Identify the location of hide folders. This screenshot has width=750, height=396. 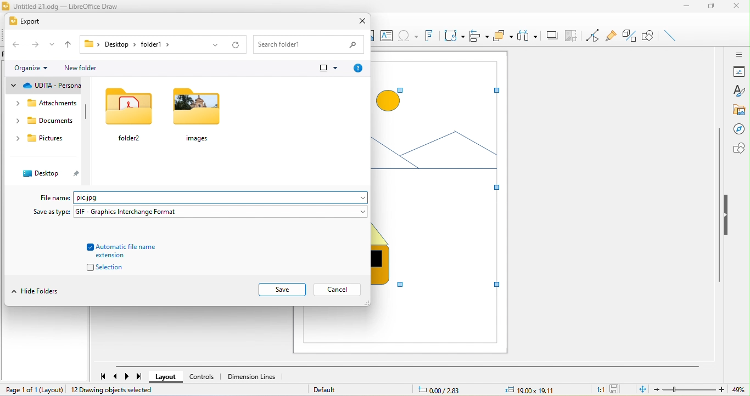
(39, 291).